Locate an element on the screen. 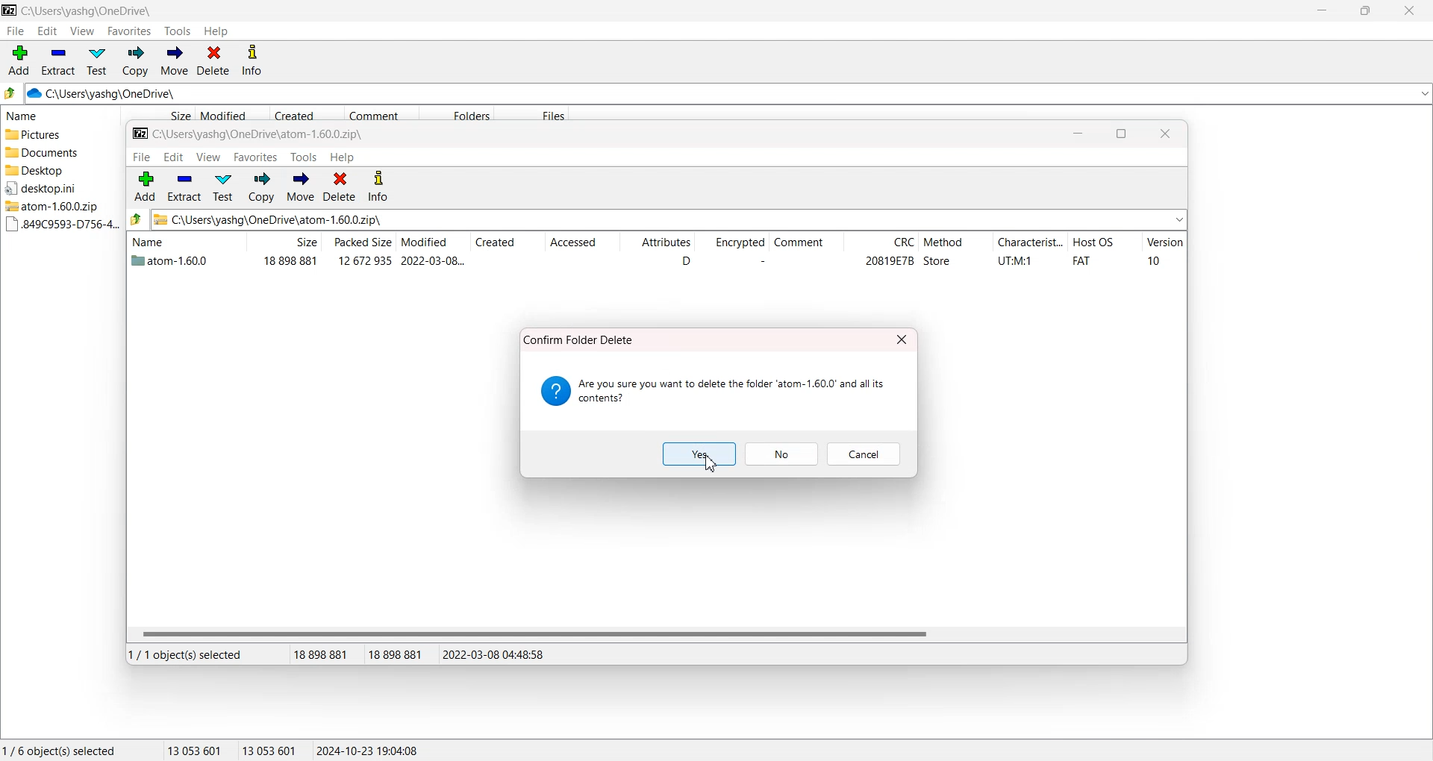 The height and width of the screenshot is (761, 1433). Files is located at coordinates (533, 113).